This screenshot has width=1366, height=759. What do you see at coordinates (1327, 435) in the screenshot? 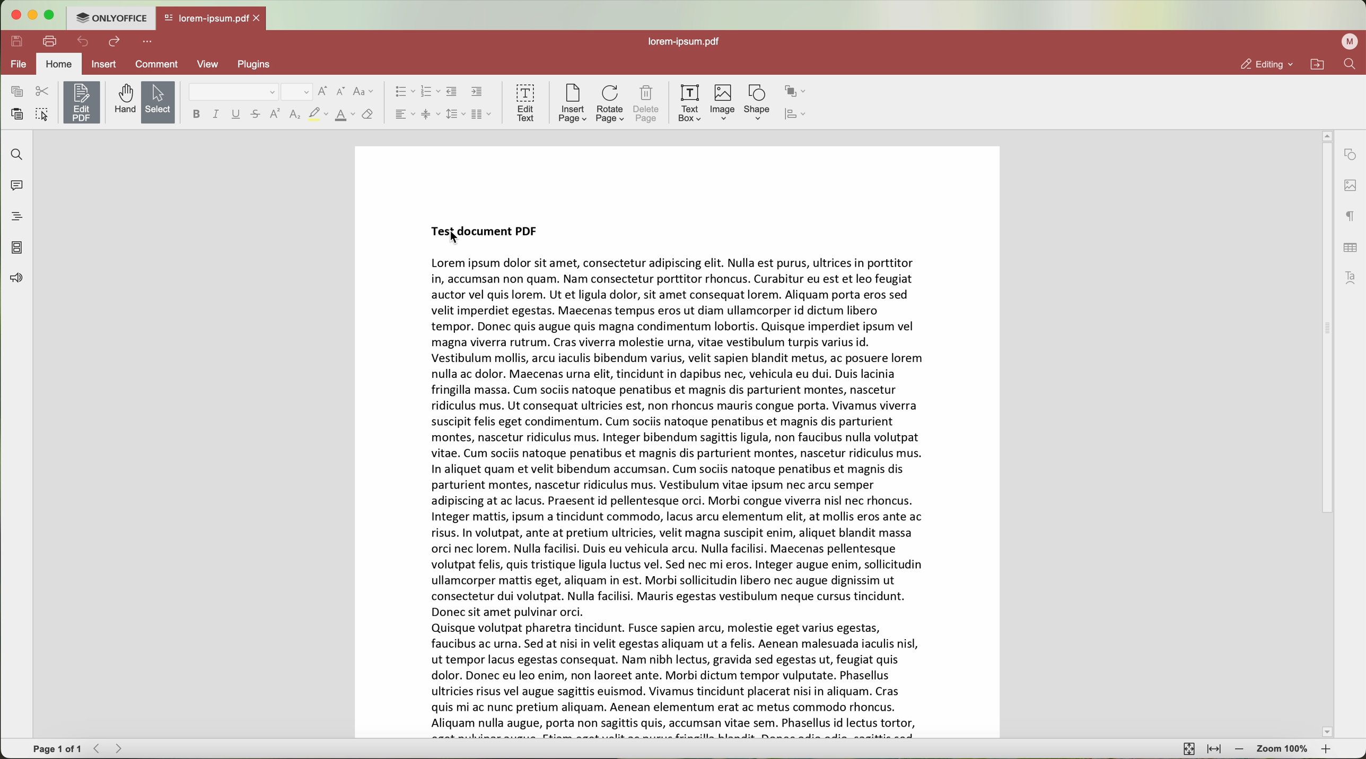
I see `scroll bar` at bounding box center [1327, 435].